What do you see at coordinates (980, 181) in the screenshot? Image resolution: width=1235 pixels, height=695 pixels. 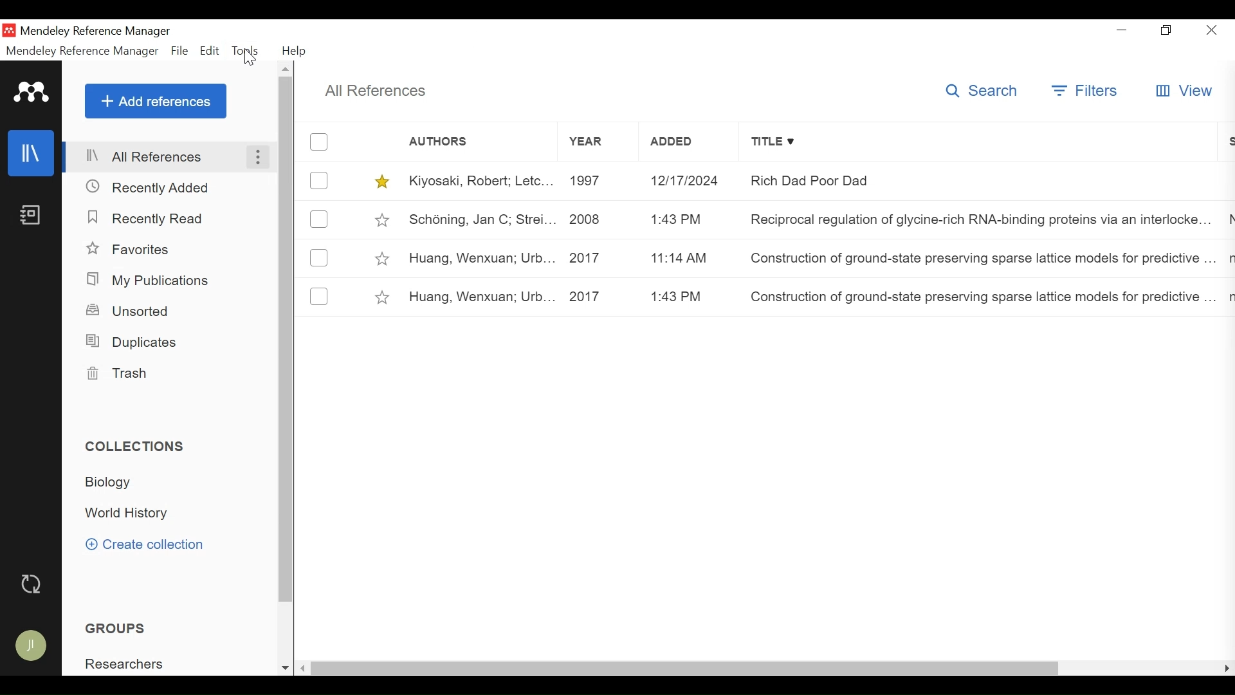 I see `Rich Dad Poor Dad` at bounding box center [980, 181].